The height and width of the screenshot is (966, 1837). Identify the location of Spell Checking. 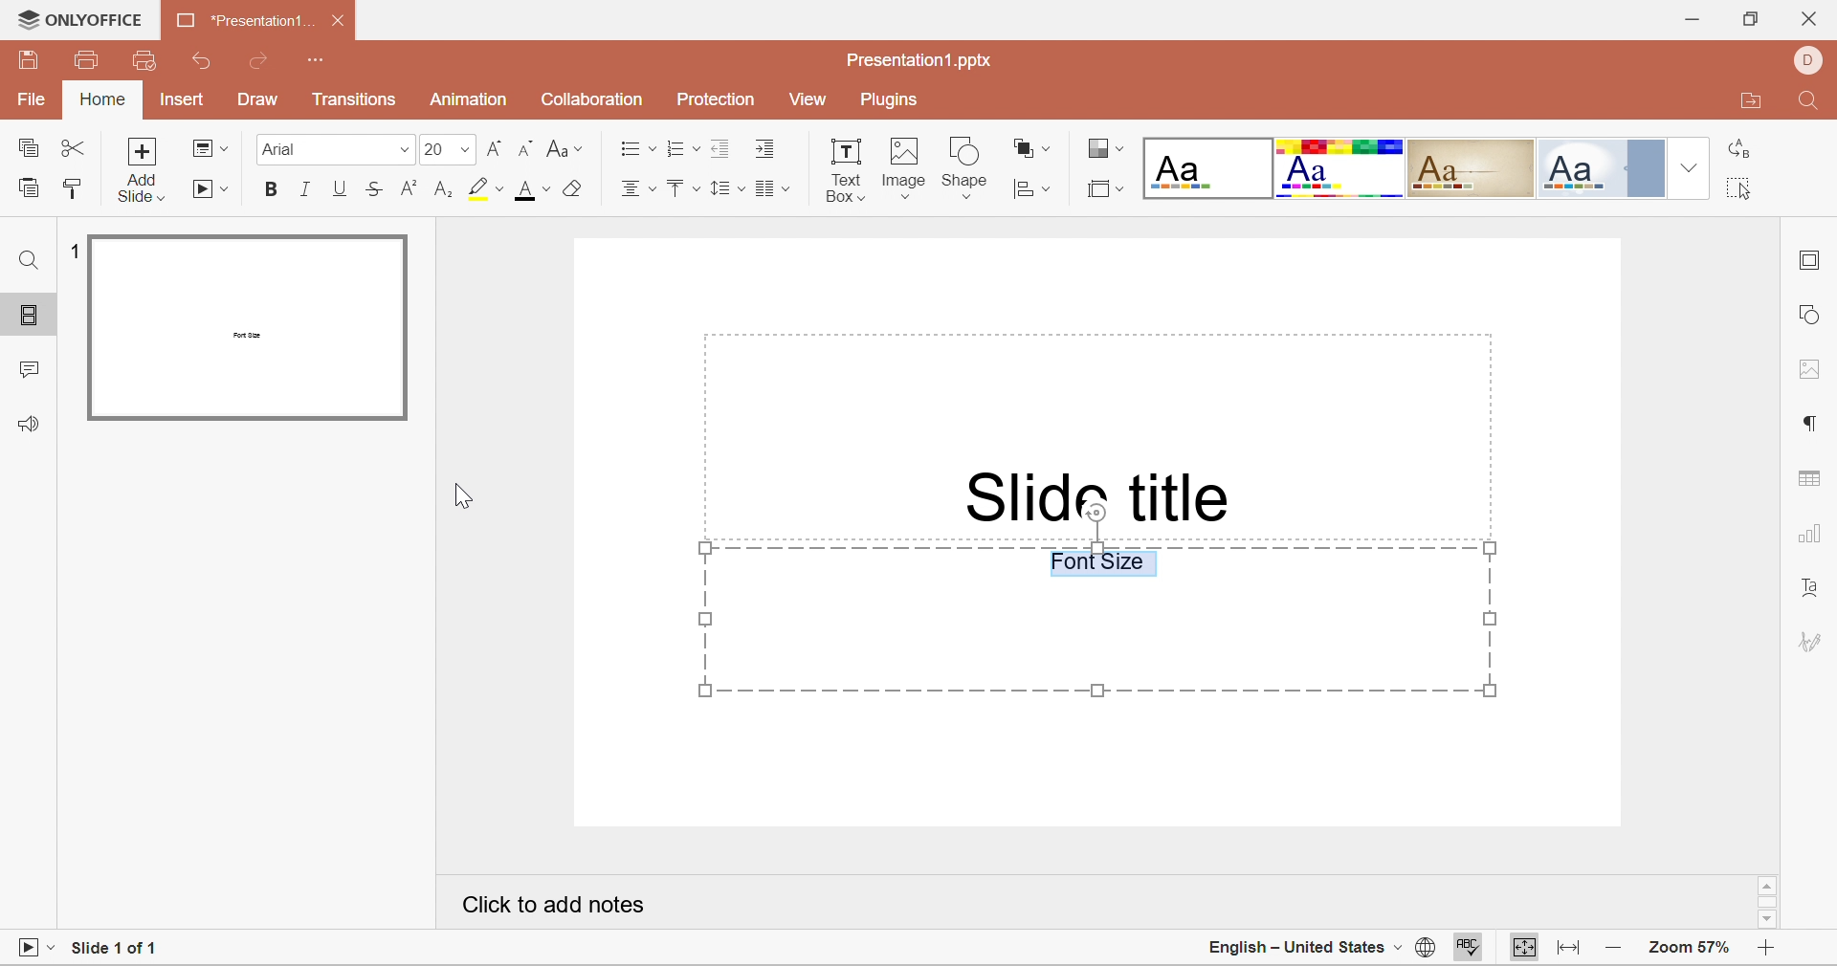
(1471, 949).